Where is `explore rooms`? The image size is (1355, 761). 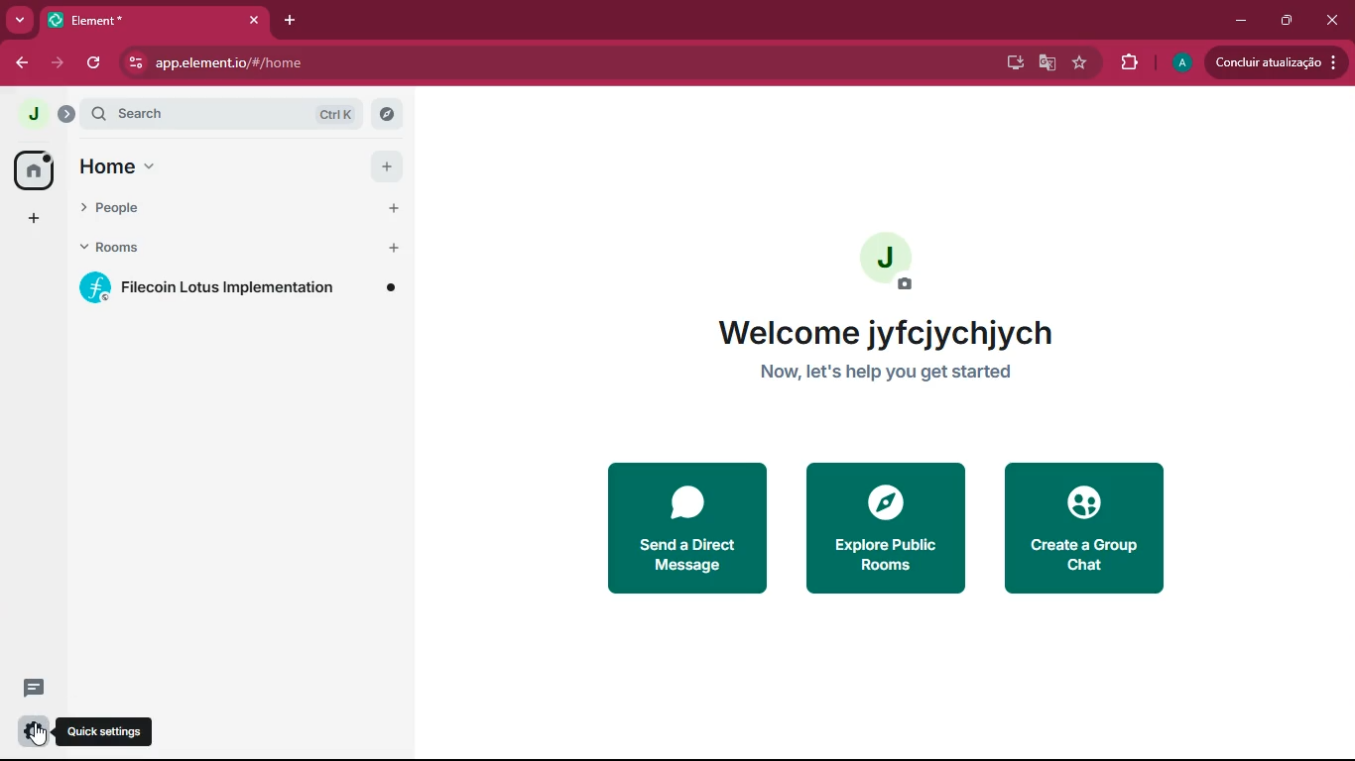
explore rooms is located at coordinates (386, 112).